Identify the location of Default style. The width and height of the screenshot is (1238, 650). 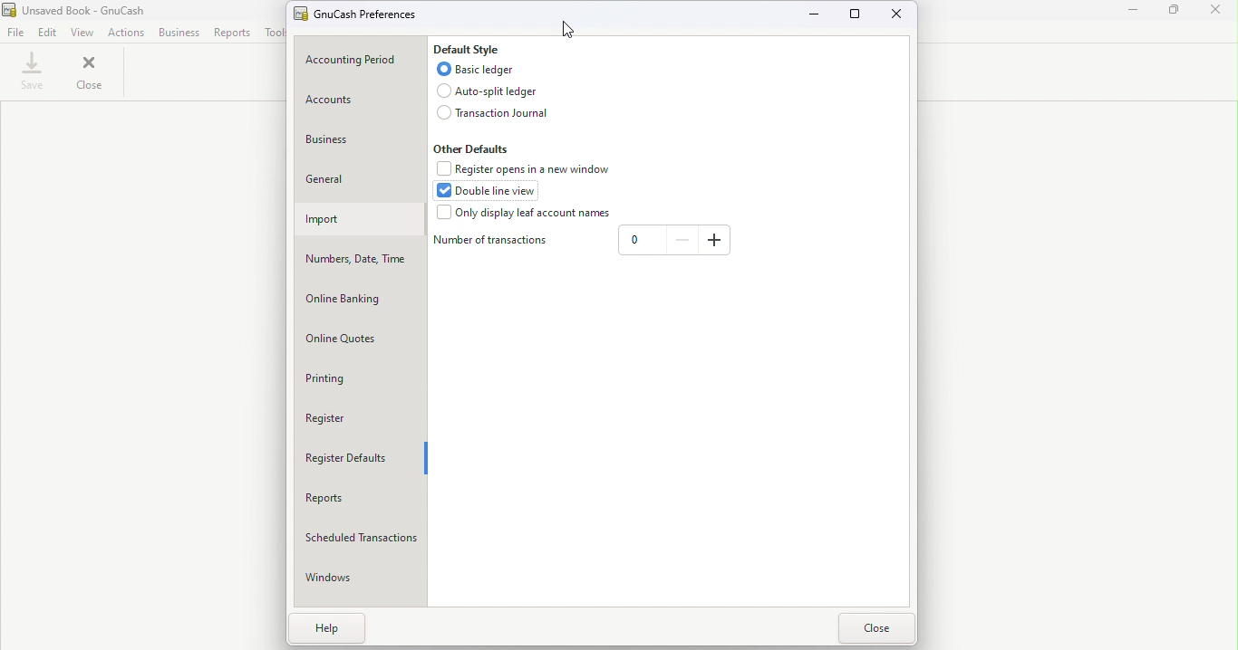
(472, 49).